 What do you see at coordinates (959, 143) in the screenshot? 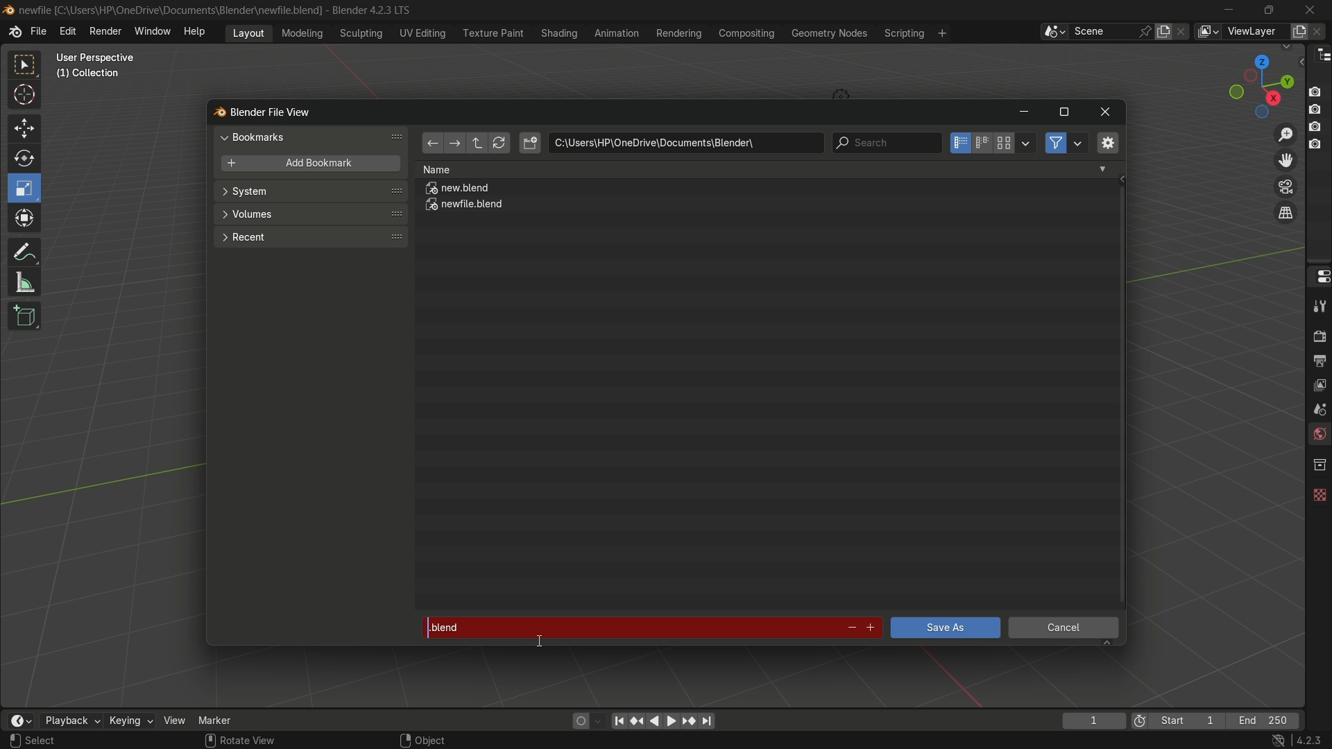
I see `vertical list` at bounding box center [959, 143].